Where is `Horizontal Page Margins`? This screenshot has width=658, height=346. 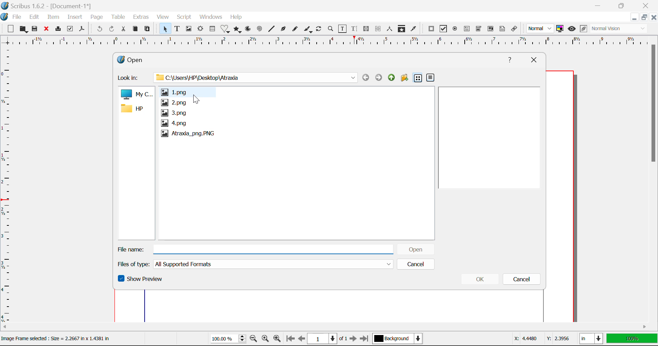 Horizontal Page Margins is located at coordinates (6, 186).